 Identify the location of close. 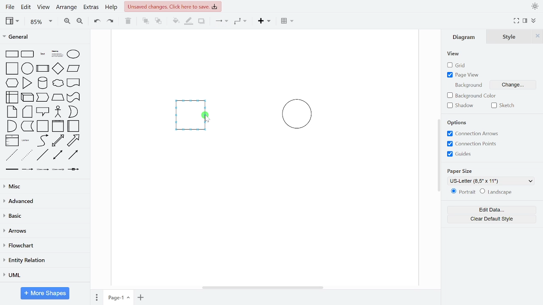
(537, 36).